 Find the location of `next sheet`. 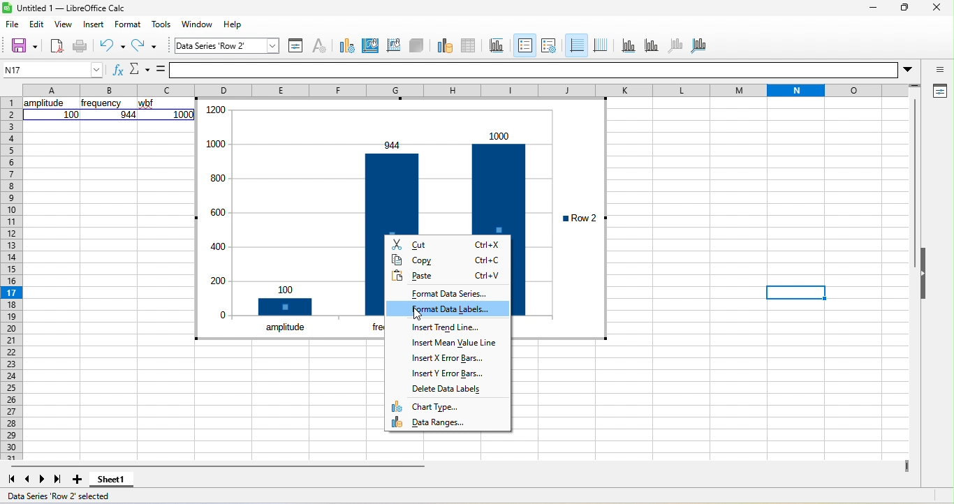

next sheet is located at coordinates (43, 478).